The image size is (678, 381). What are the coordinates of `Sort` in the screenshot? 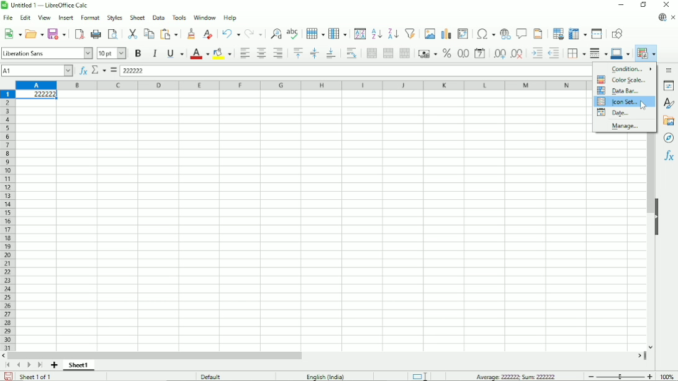 It's located at (360, 33).